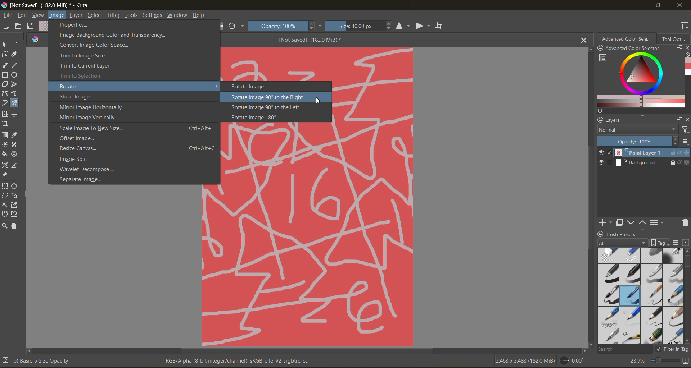  What do you see at coordinates (112, 36) in the screenshot?
I see `image background color and transparency` at bounding box center [112, 36].